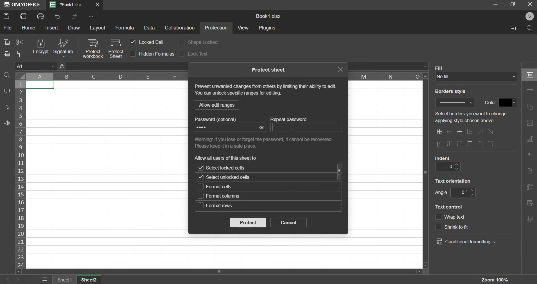  Describe the element at coordinates (519, 280) in the screenshot. I see `zoom in` at that location.